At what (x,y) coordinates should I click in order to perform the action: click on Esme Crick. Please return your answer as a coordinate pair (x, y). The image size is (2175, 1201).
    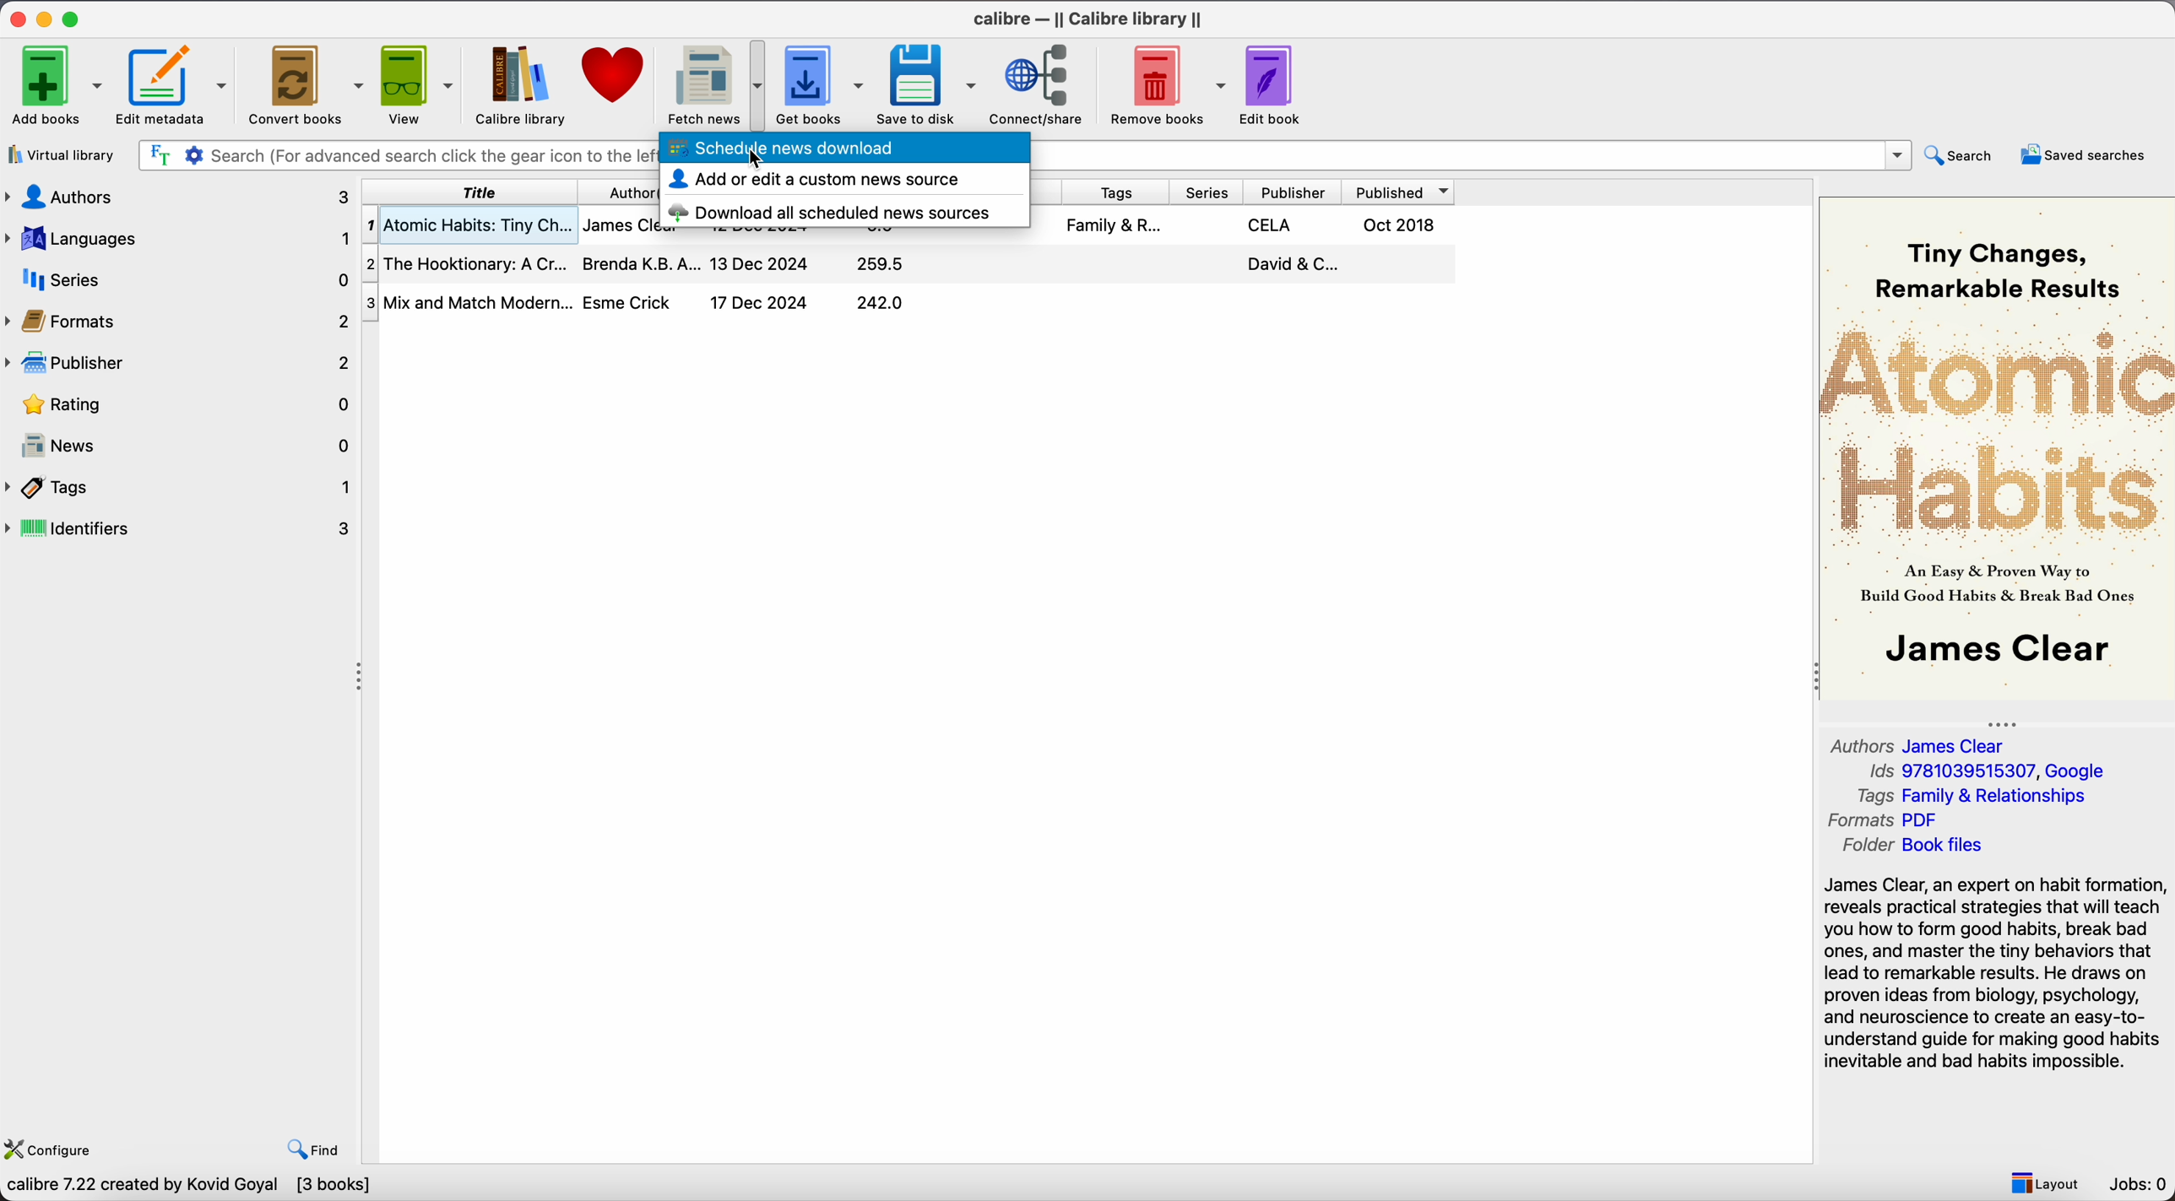
    Looking at the image, I should click on (630, 301).